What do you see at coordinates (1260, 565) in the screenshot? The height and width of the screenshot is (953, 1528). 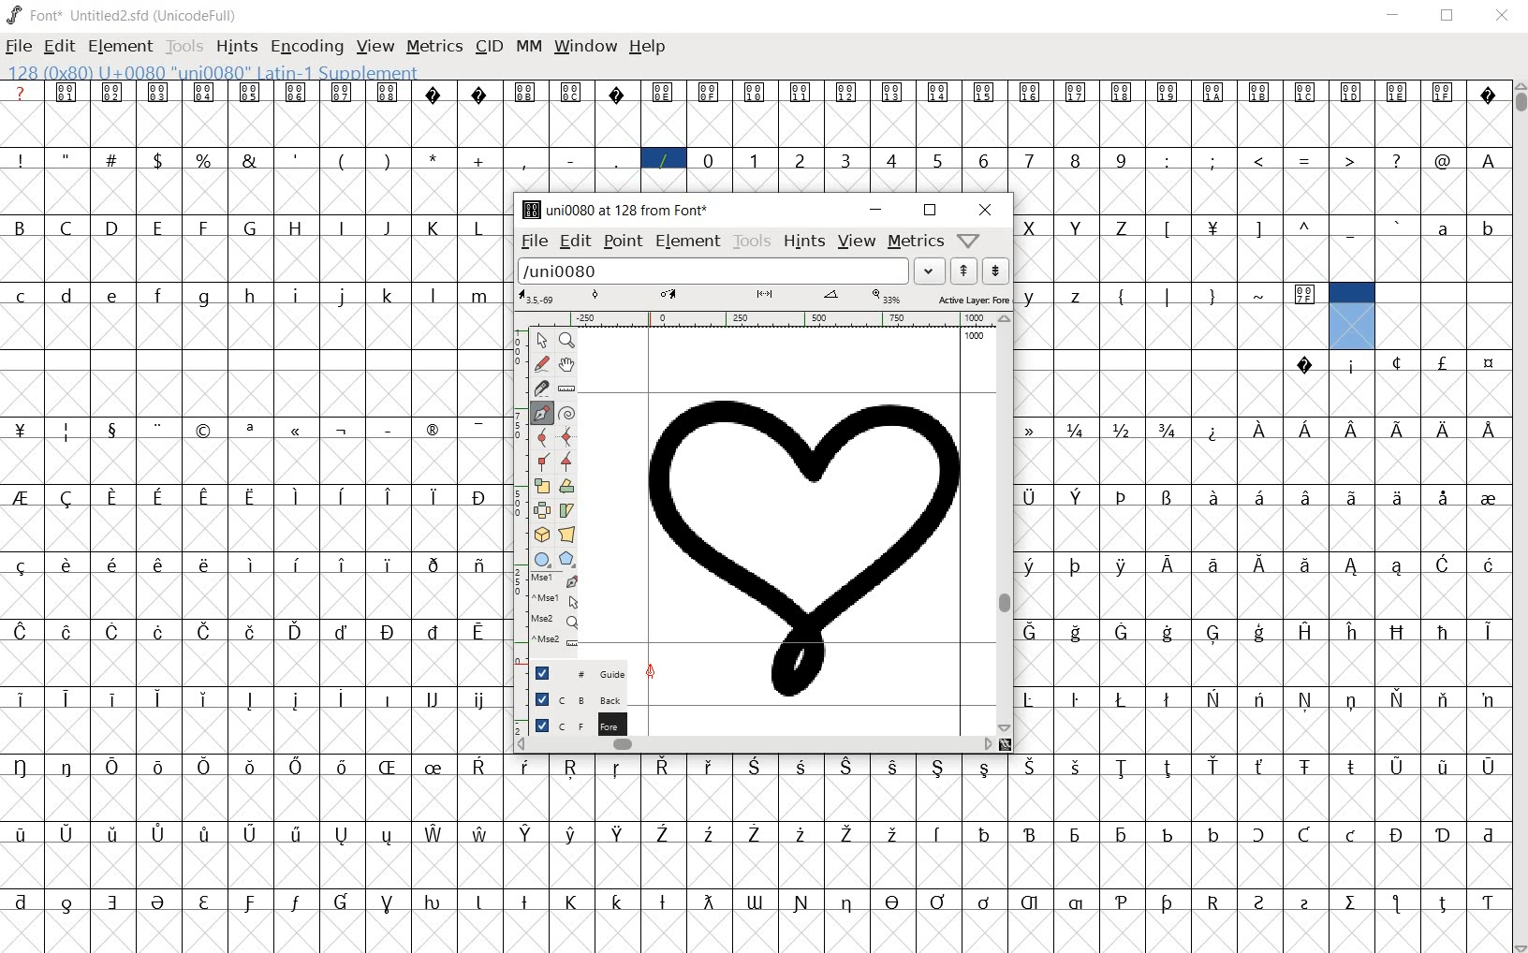 I see `glyph` at bounding box center [1260, 565].